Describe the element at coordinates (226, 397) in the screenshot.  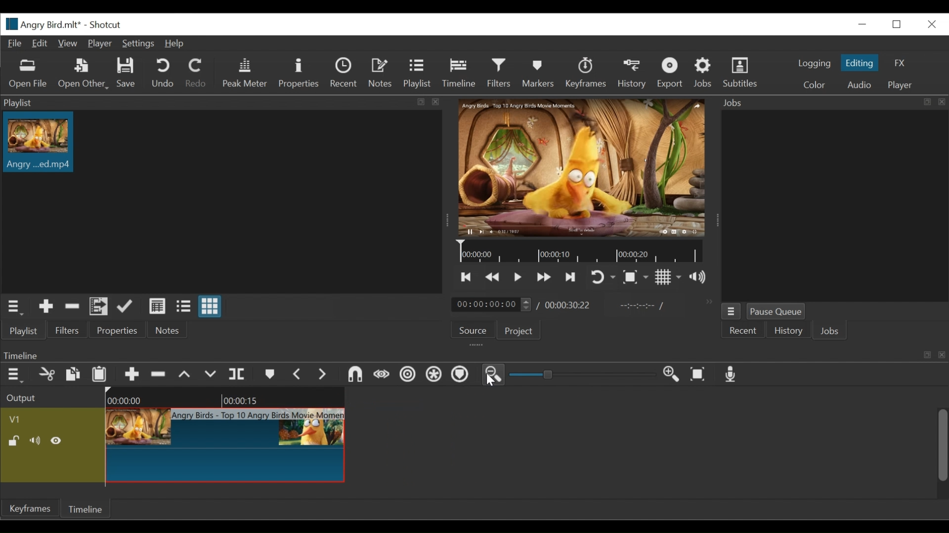
I see `Timeline` at that location.